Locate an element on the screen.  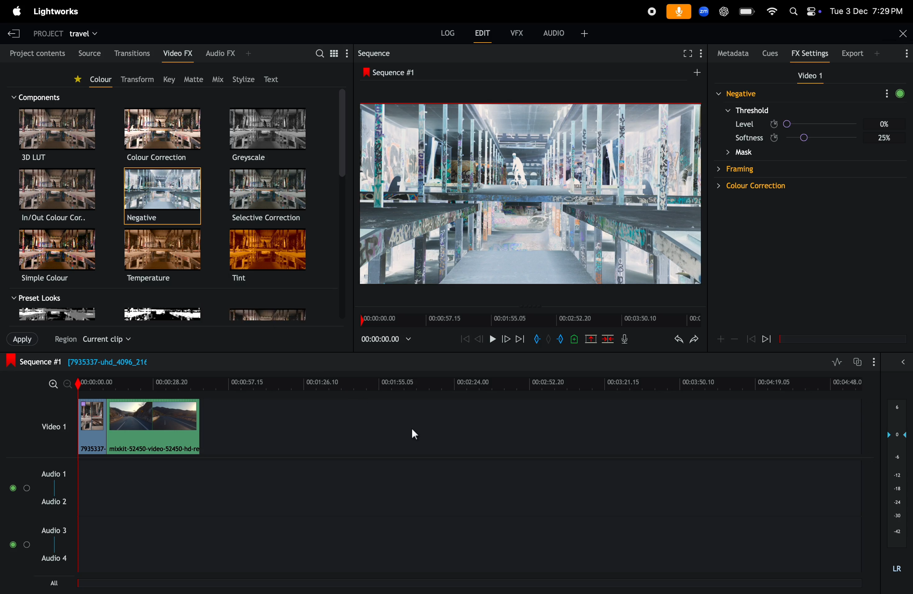
out put frame is located at coordinates (525, 194).